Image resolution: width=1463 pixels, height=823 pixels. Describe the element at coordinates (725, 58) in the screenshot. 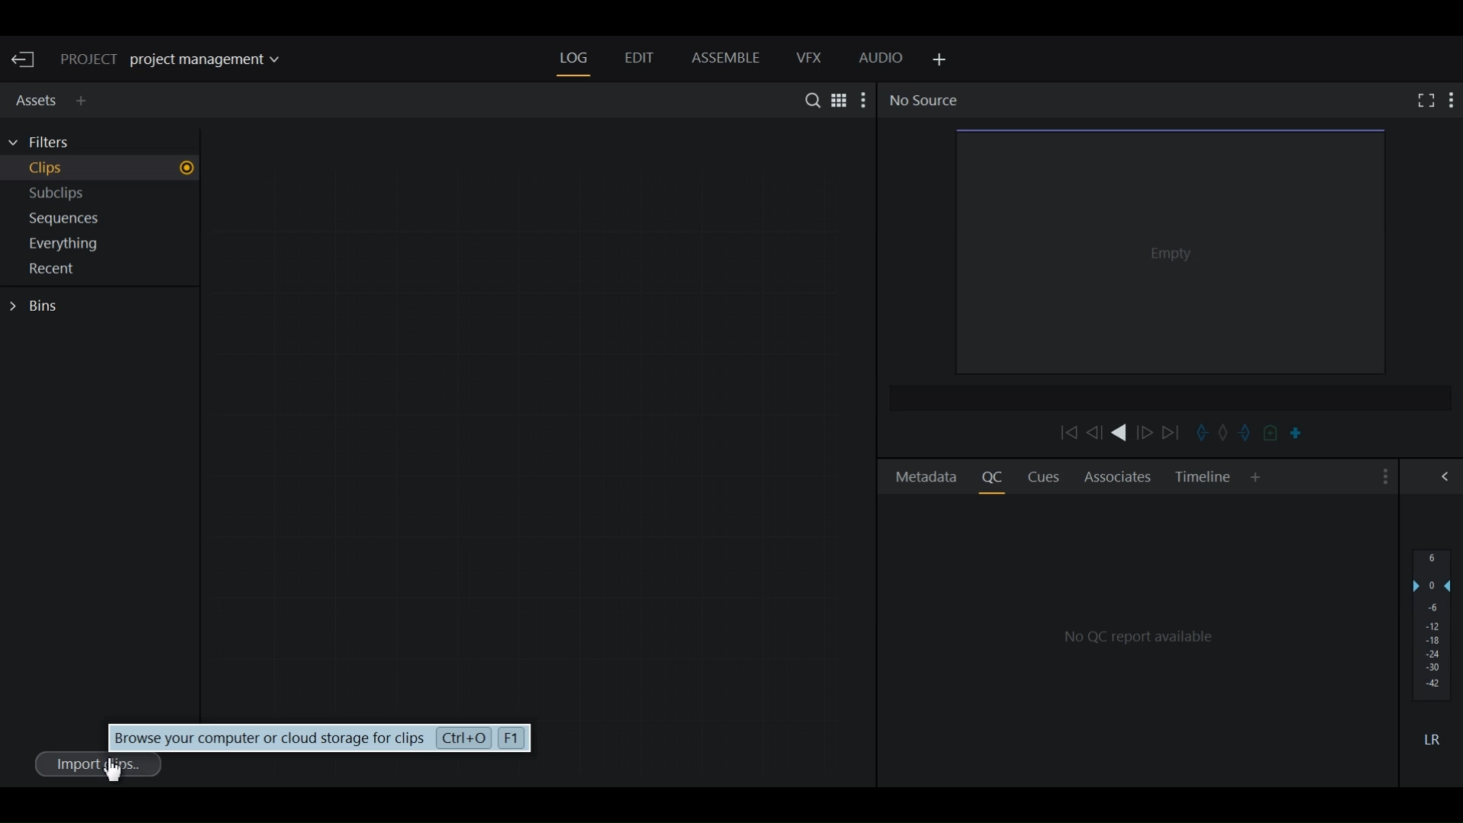

I see `Assemble` at that location.